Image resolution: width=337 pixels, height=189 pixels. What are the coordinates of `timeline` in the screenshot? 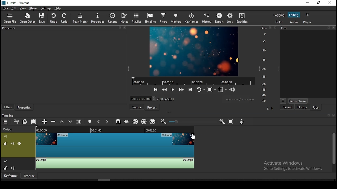 It's located at (8, 115).